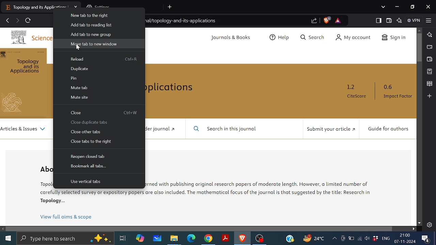 This screenshot has height=245, width=436. I want to click on restore down, so click(412, 6).